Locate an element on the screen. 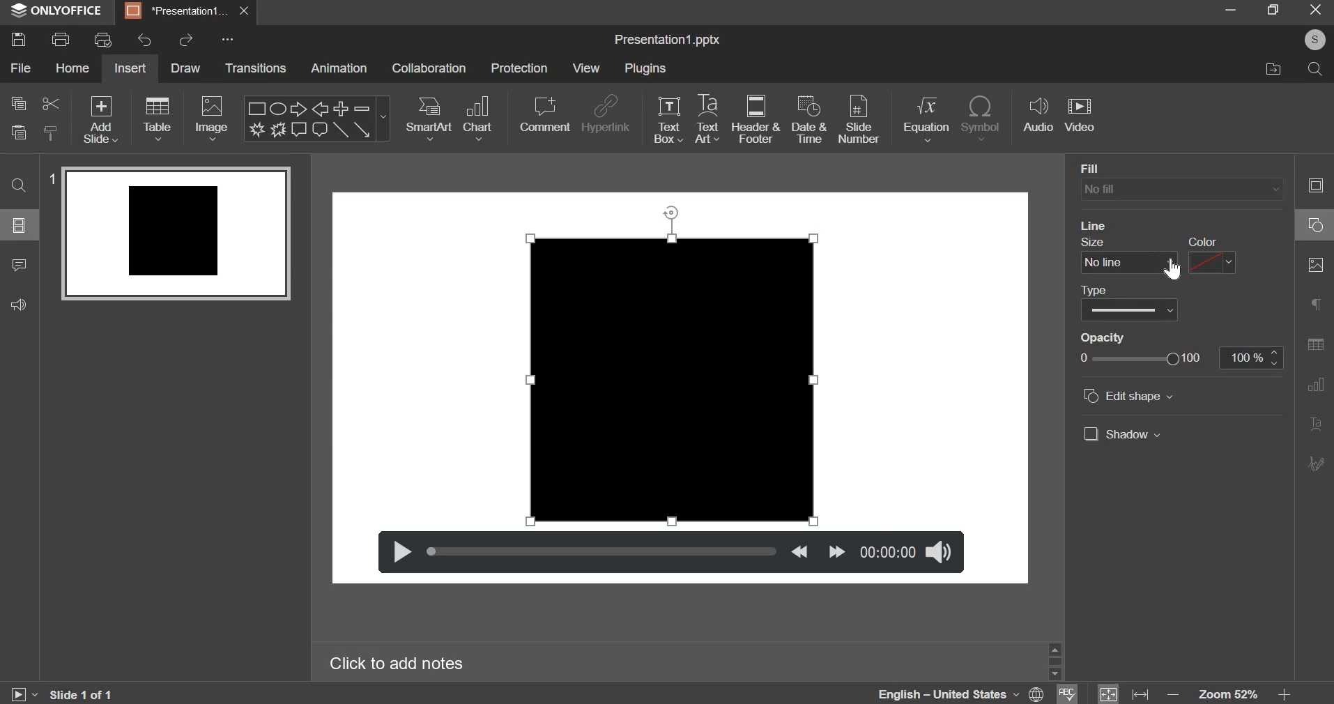 The height and width of the screenshot is (704, 1334). Forward fee shape is located at coordinates (279, 130).